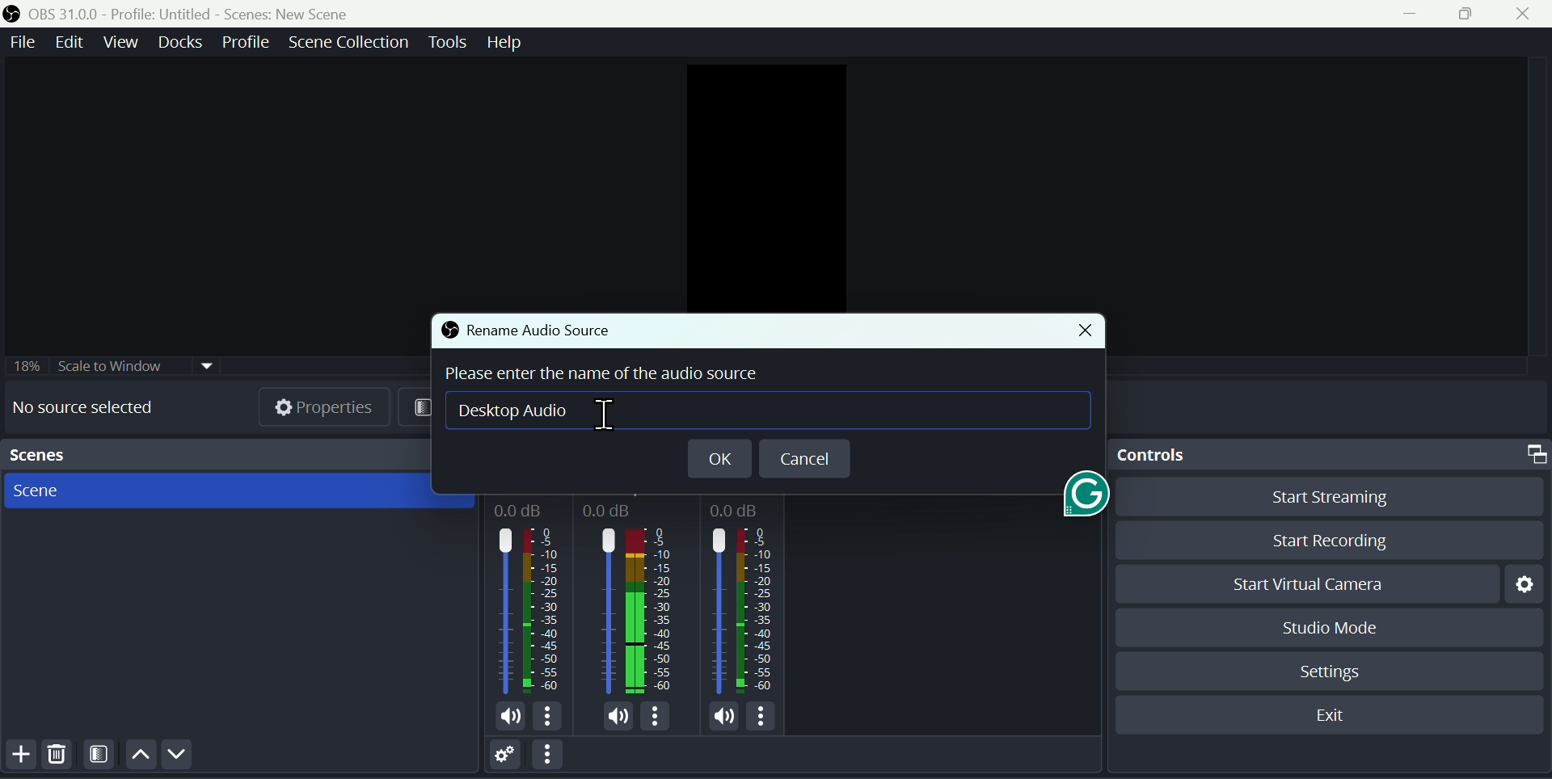 This screenshot has width=1552, height=779. Describe the element at coordinates (504, 44) in the screenshot. I see `help` at that location.